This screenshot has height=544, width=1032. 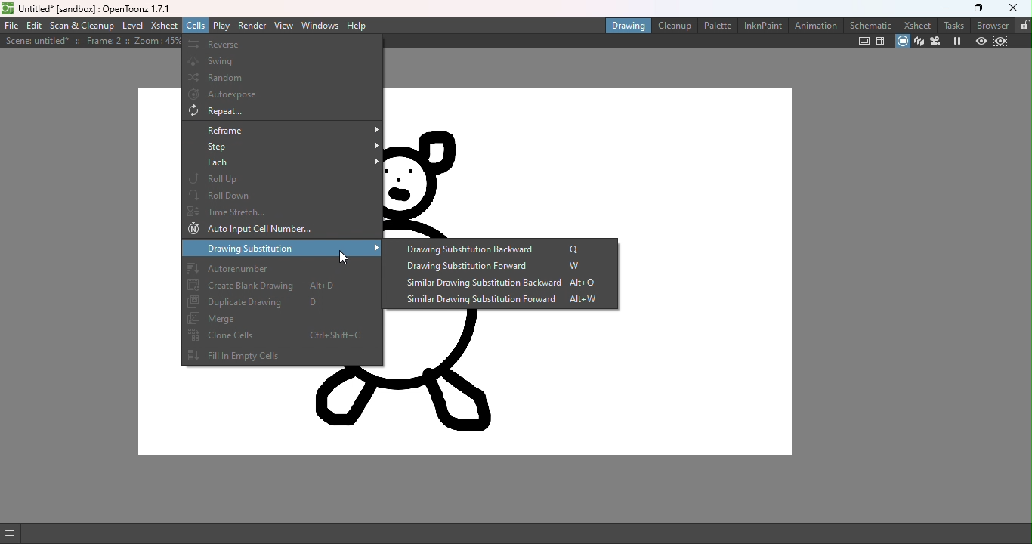 What do you see at coordinates (223, 26) in the screenshot?
I see `Play` at bounding box center [223, 26].